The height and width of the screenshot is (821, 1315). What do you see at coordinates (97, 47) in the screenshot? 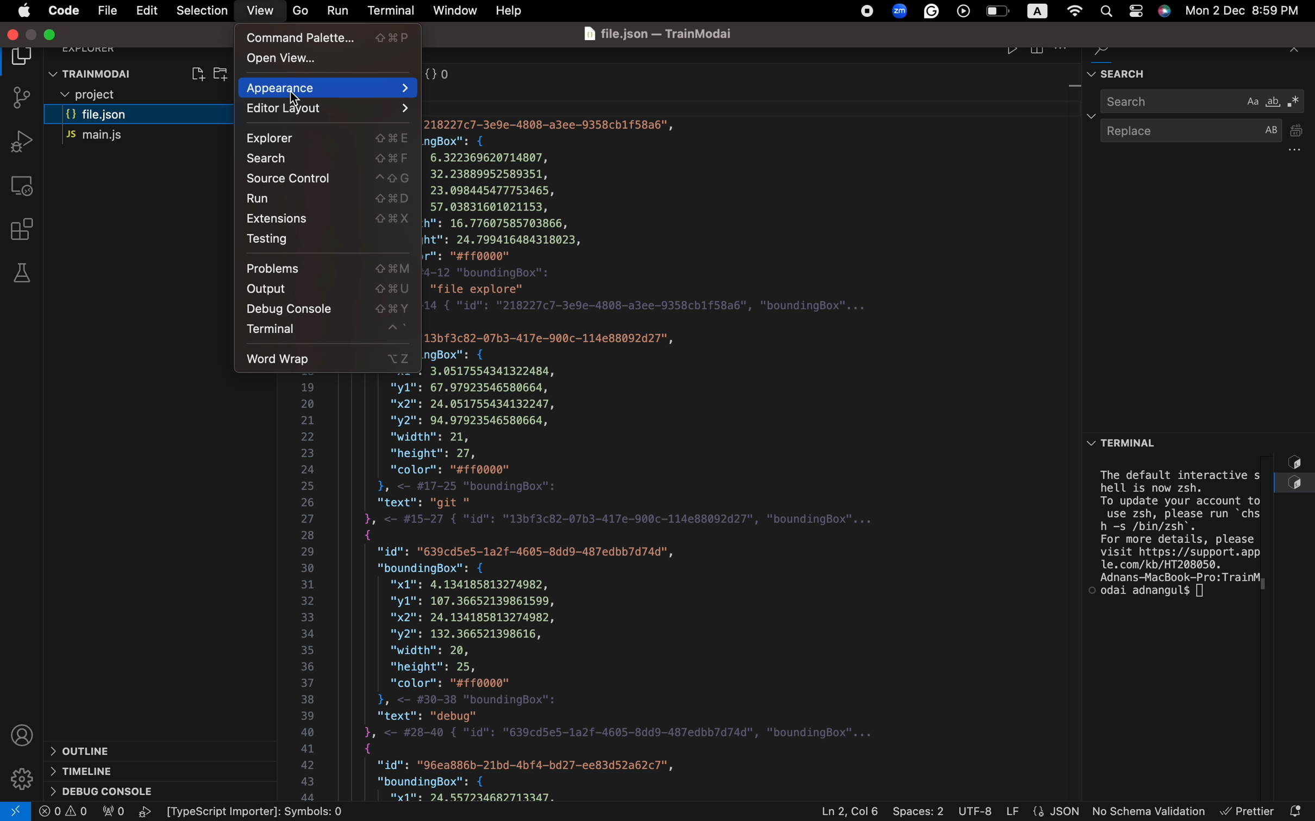
I see `explorer` at bounding box center [97, 47].